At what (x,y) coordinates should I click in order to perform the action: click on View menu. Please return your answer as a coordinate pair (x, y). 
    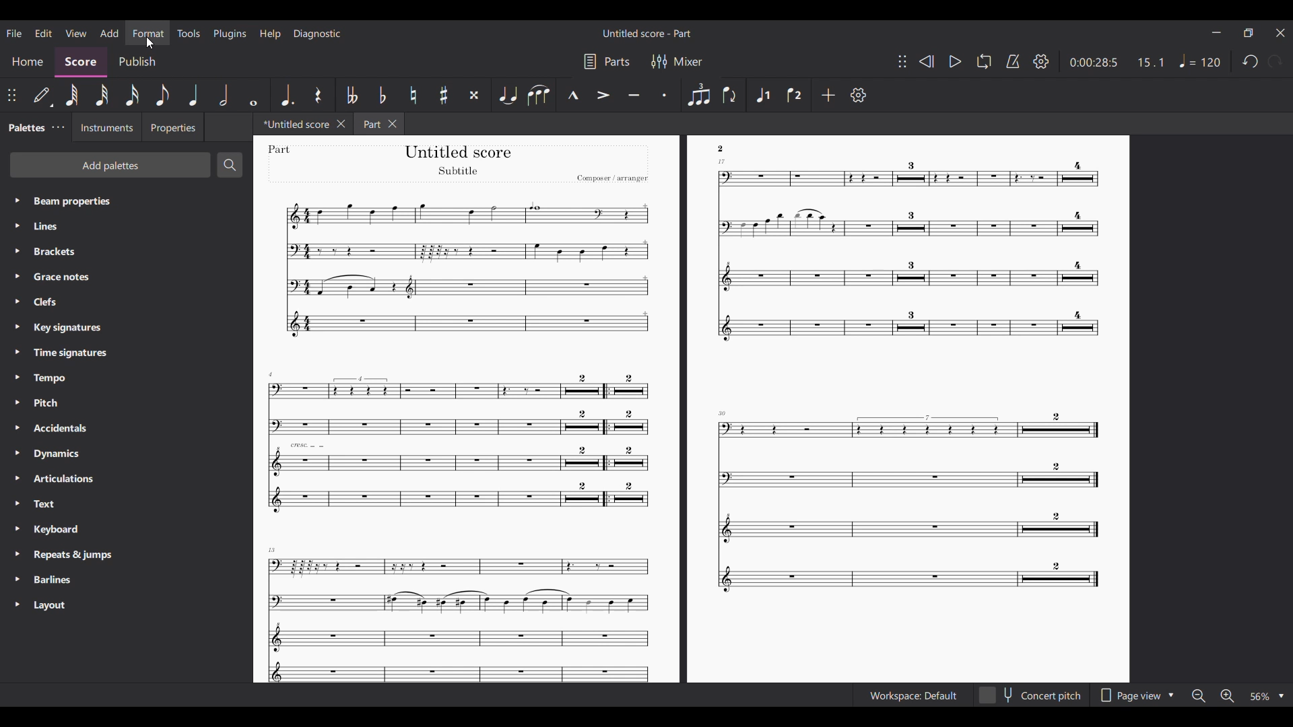
    Looking at the image, I should click on (75, 33).